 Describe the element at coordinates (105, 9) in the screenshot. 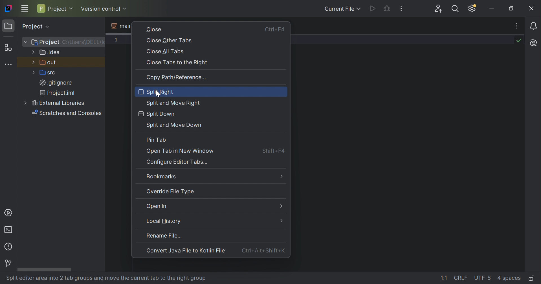

I see `Version control` at that location.